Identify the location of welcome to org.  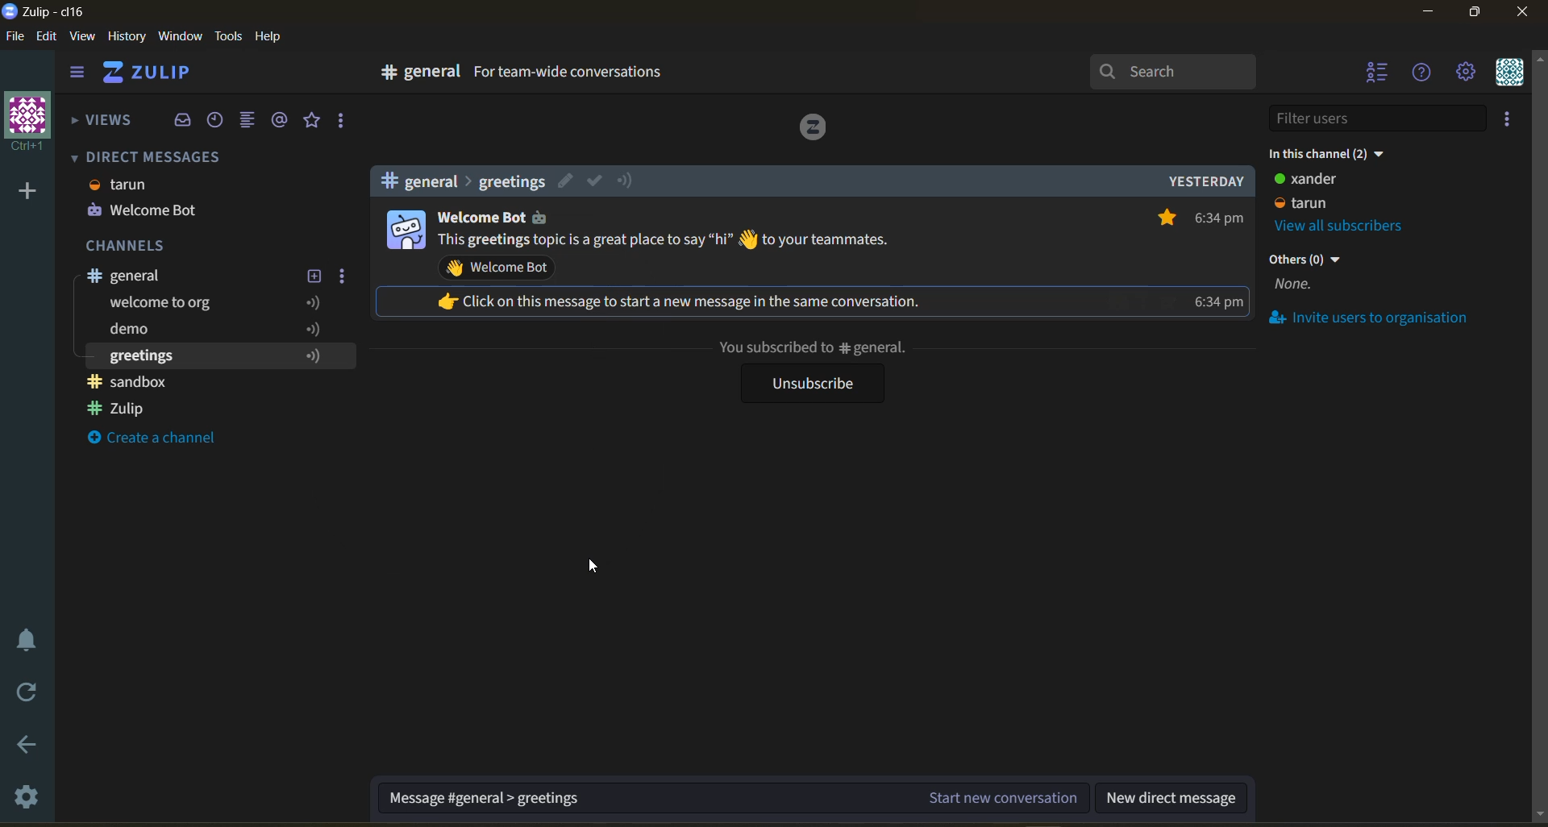
(165, 304).